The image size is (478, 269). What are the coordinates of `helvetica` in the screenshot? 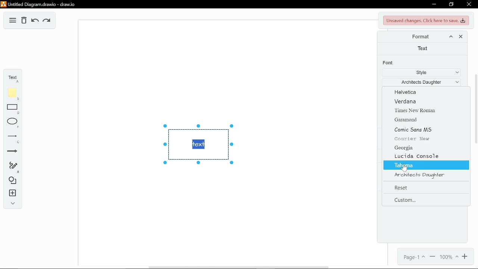 It's located at (423, 92).